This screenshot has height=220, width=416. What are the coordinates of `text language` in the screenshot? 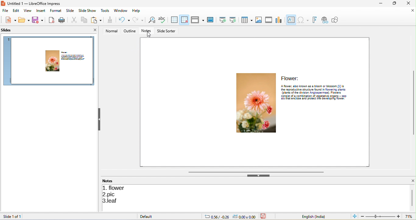 It's located at (316, 216).